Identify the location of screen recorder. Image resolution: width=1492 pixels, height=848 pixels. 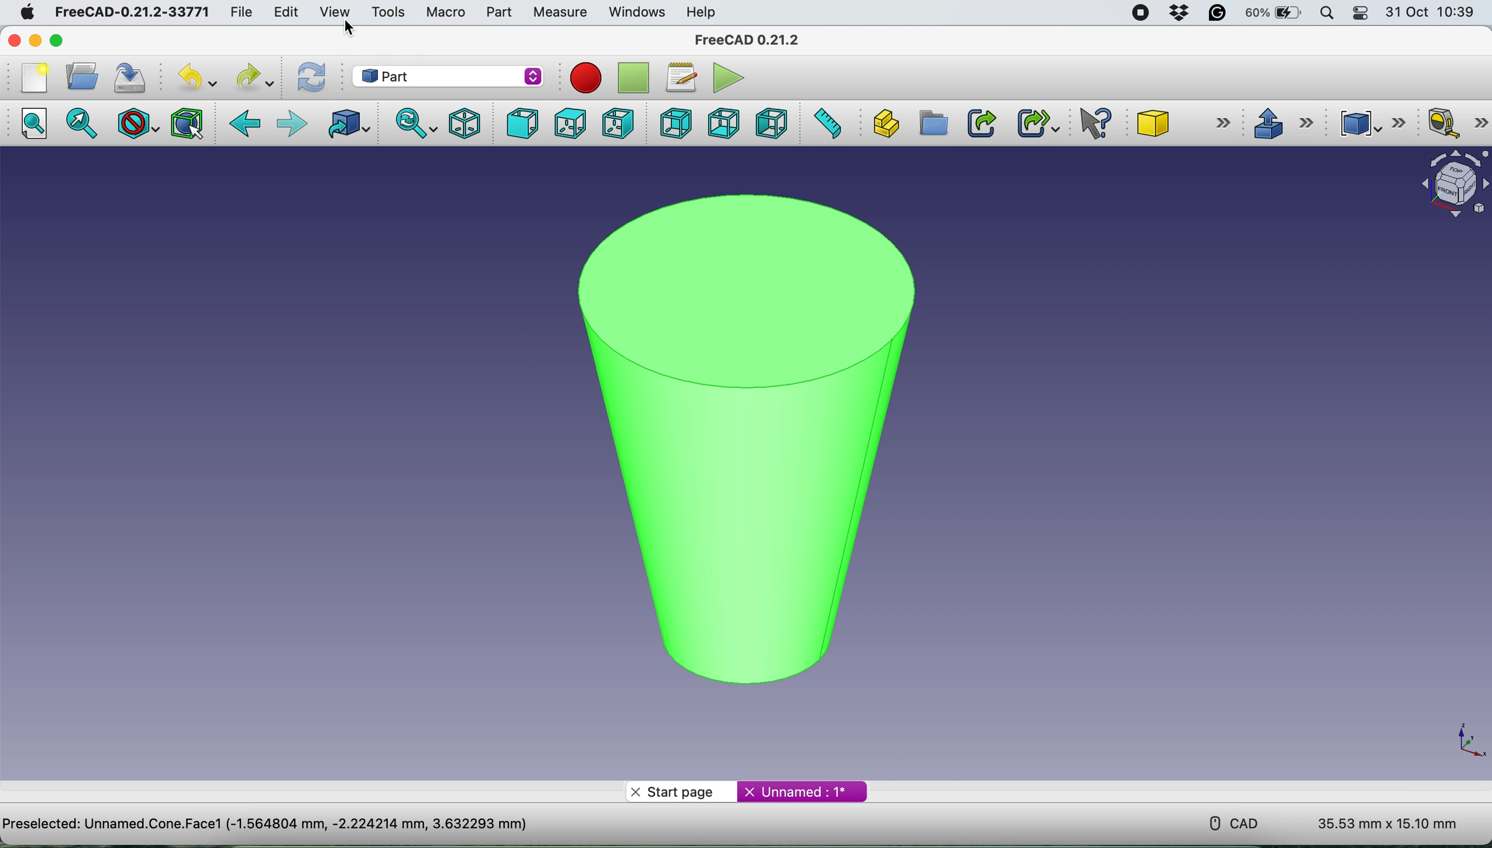
(1136, 12).